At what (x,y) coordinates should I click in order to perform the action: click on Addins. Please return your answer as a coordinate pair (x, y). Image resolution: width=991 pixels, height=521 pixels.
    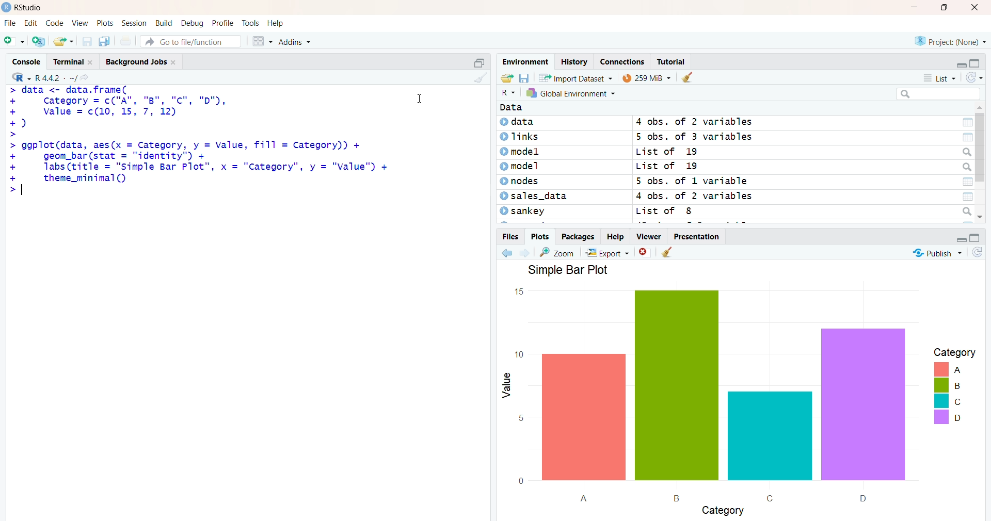
    Looking at the image, I should click on (297, 42).